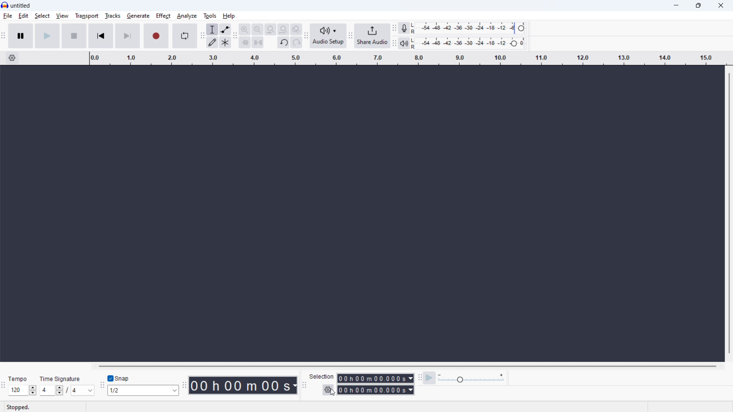 Image resolution: width=733 pixels, height=412 pixels. Describe the element at coordinates (271, 29) in the screenshot. I see `fit selection to width` at that location.